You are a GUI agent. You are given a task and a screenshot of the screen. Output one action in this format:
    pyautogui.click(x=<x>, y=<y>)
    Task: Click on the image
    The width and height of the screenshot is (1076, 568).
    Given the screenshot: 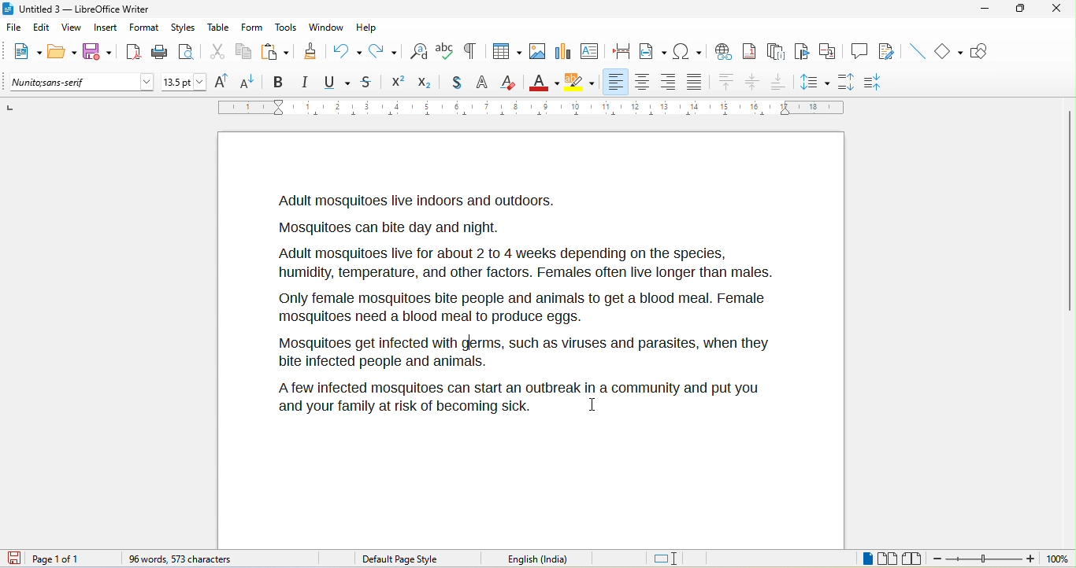 What is the action you would take?
    pyautogui.click(x=536, y=53)
    